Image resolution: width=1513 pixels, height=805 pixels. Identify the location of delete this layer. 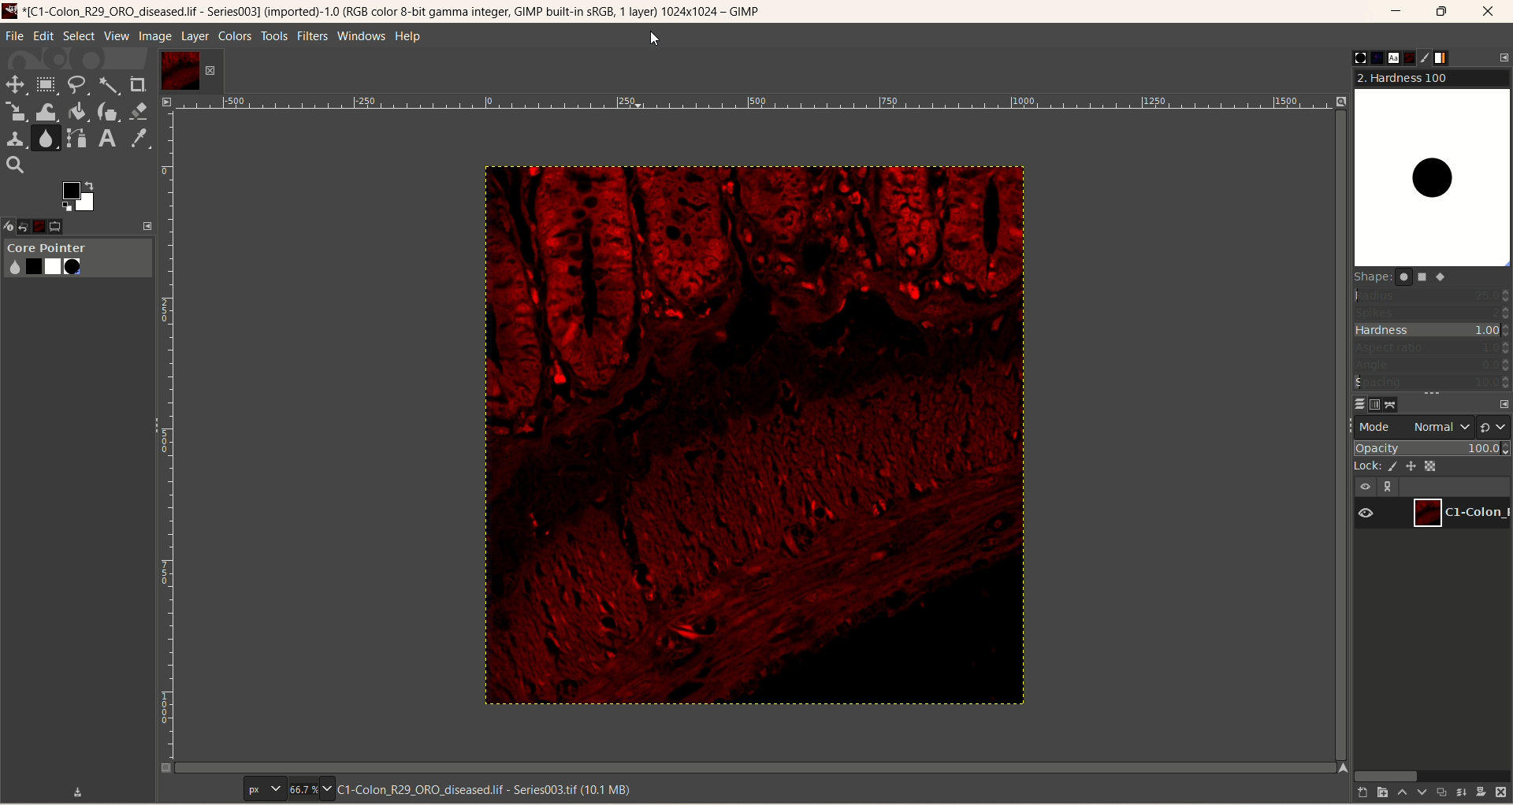
(1501, 792).